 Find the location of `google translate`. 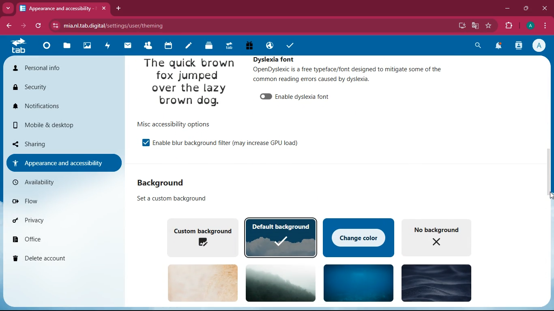

google translate is located at coordinates (475, 25).